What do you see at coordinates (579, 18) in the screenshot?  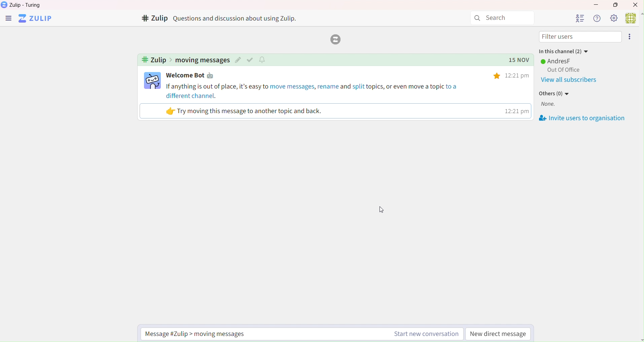 I see `Users` at bounding box center [579, 18].